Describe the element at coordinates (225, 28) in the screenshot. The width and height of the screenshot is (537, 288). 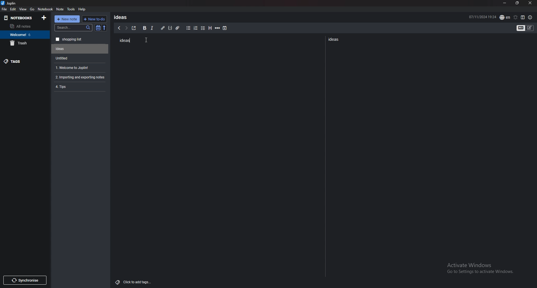
I see `add time` at that location.